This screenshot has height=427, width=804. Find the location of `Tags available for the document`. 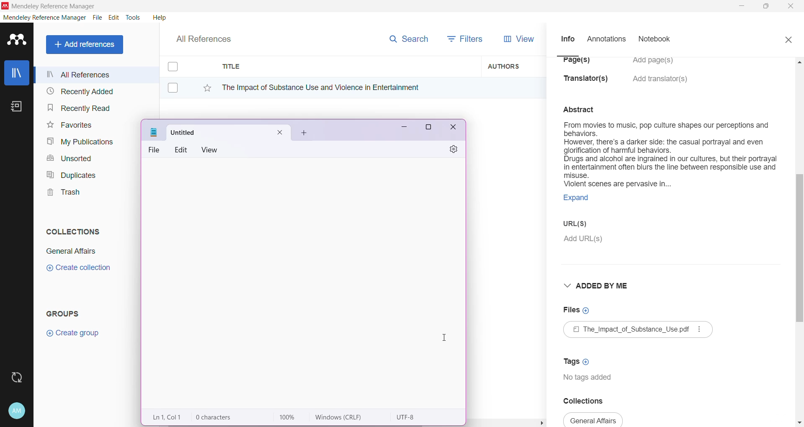

Tags available for the document is located at coordinates (590, 378).